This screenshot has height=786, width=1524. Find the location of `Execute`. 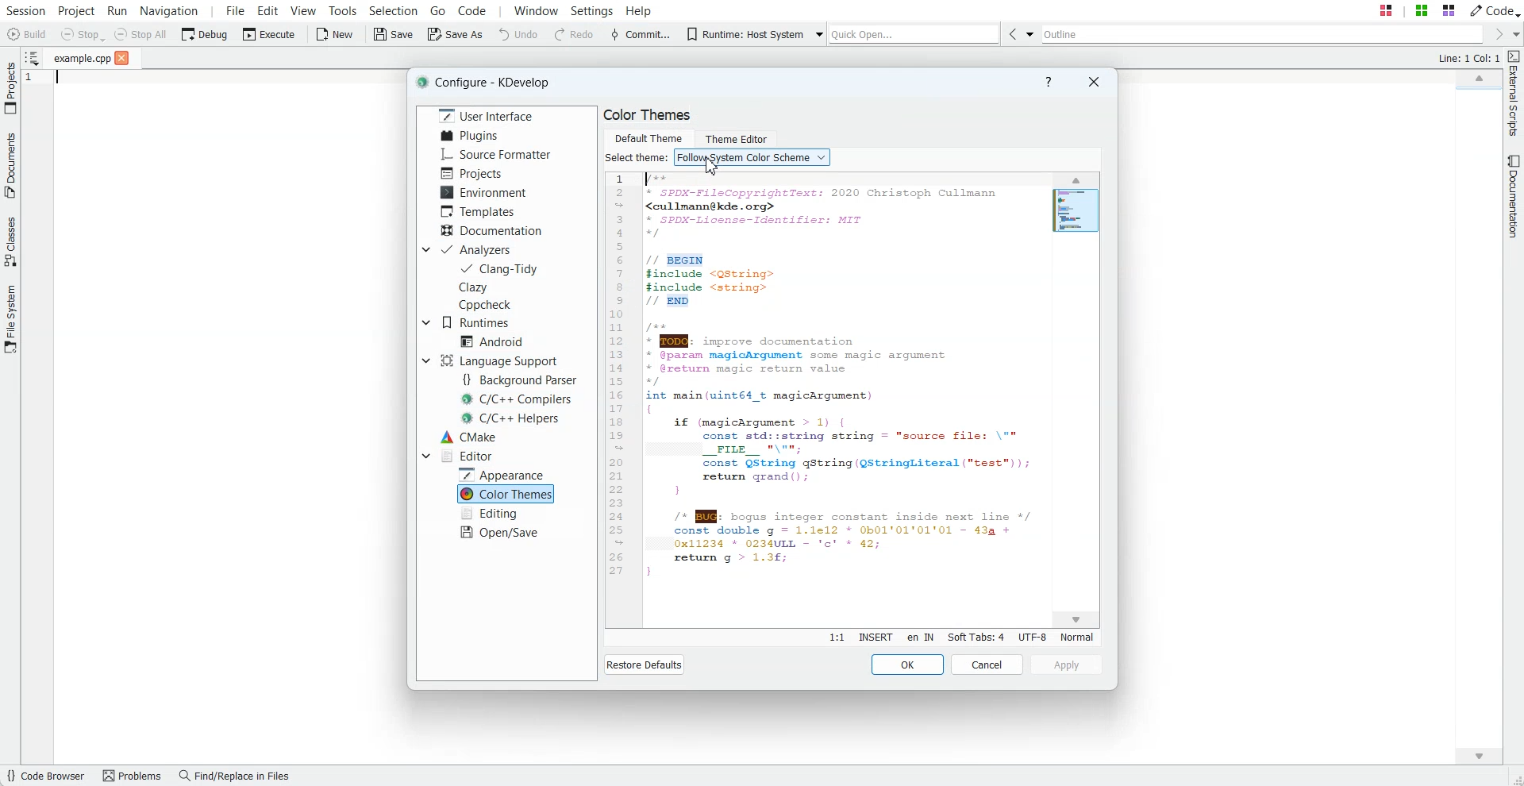

Execute is located at coordinates (269, 34).